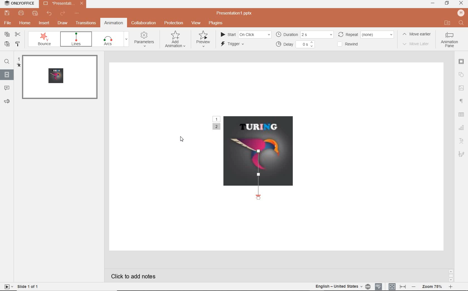 This screenshot has height=291, width=468. What do you see at coordinates (44, 23) in the screenshot?
I see `insert` at bounding box center [44, 23].